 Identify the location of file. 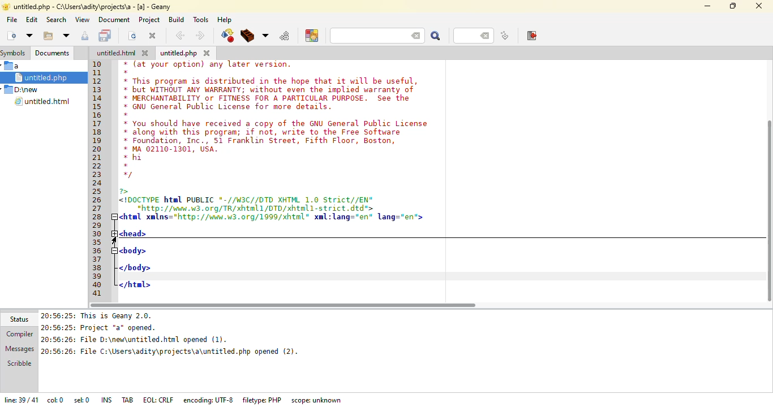
(11, 19).